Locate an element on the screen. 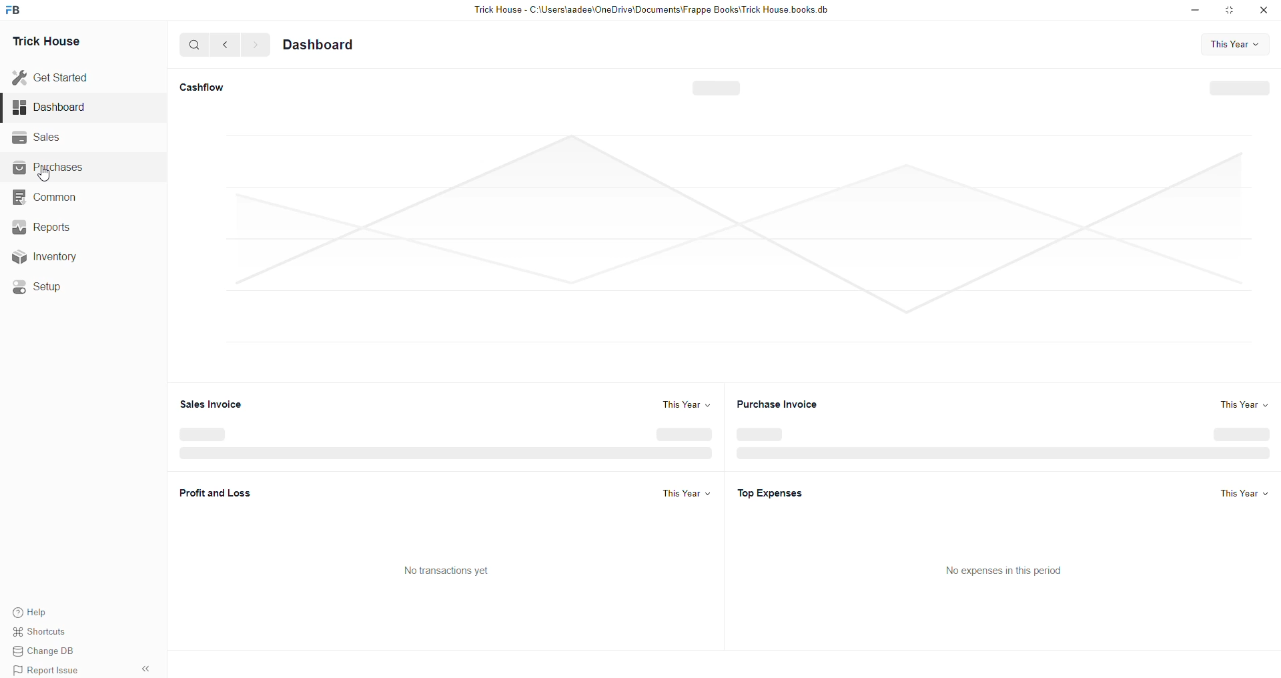 This screenshot has height=678, width=1281. Setup is located at coordinates (38, 287).